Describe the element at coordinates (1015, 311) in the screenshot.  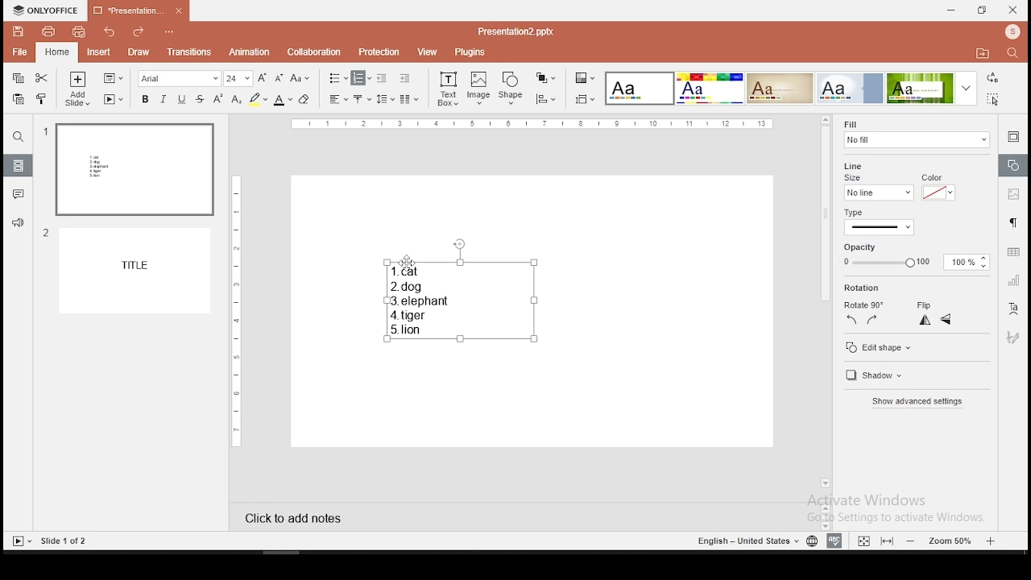
I see `text art tool` at that location.